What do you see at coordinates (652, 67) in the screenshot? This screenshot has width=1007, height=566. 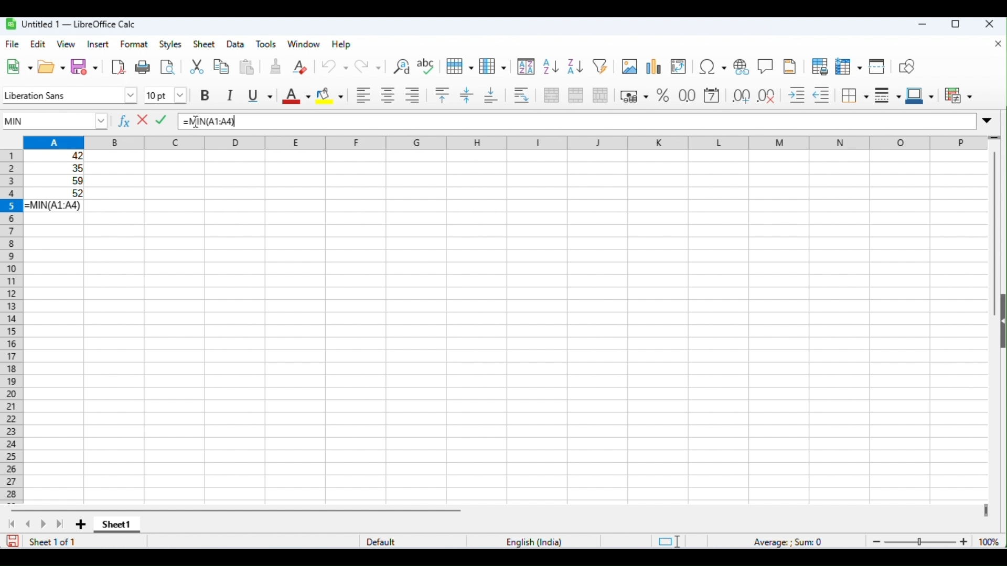 I see `insert chart` at bounding box center [652, 67].